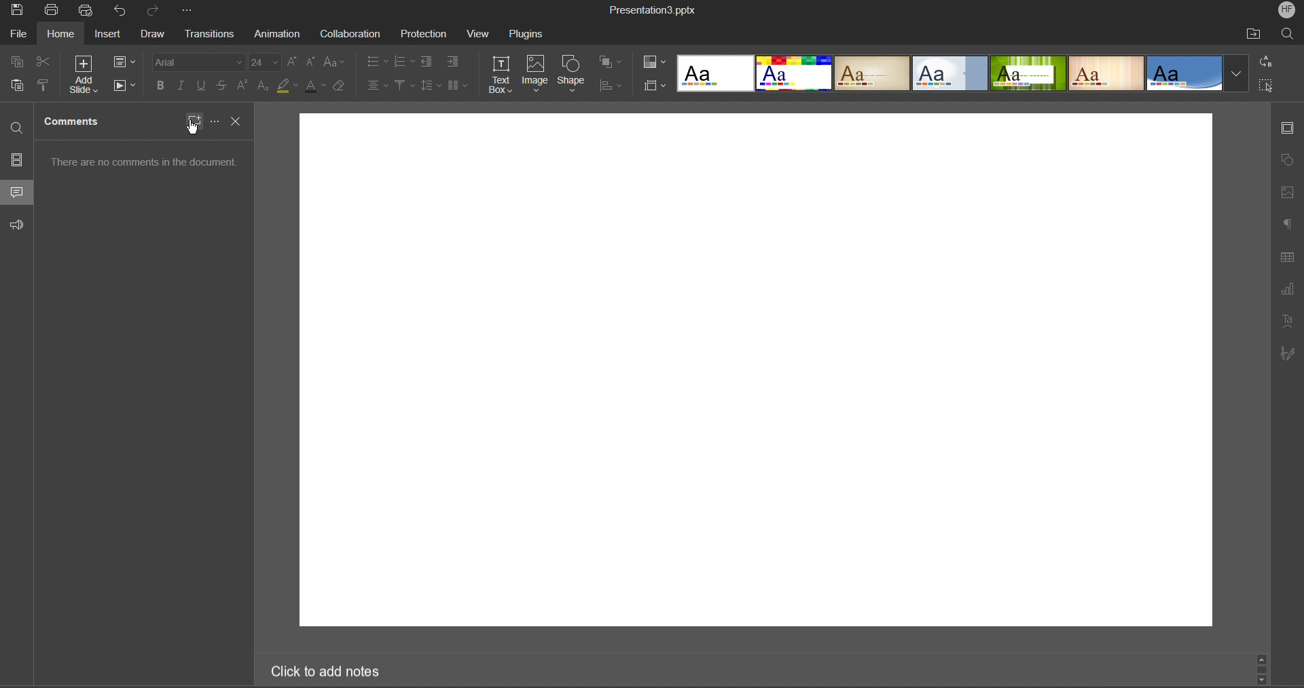  Describe the element at coordinates (146, 166) in the screenshot. I see `There are no comments in the document` at that location.